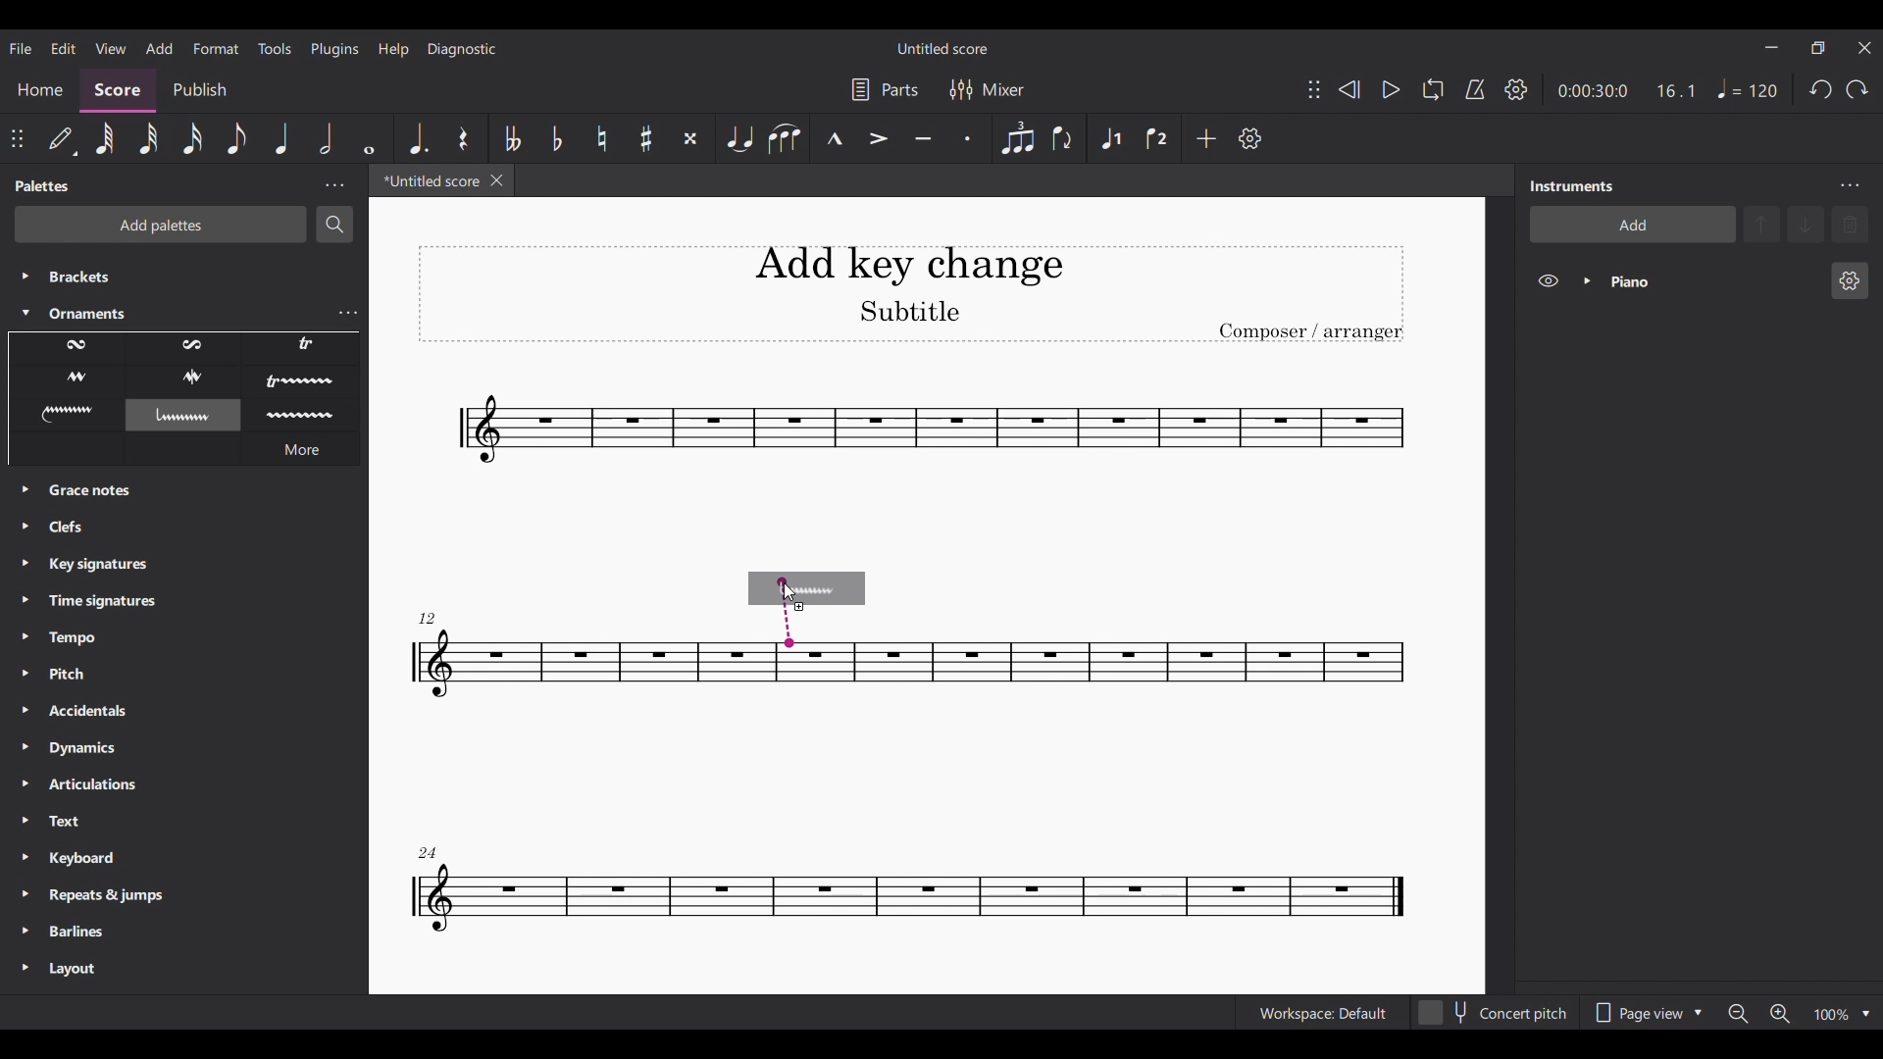  Describe the element at coordinates (463, 138) in the screenshot. I see `Rest` at that location.